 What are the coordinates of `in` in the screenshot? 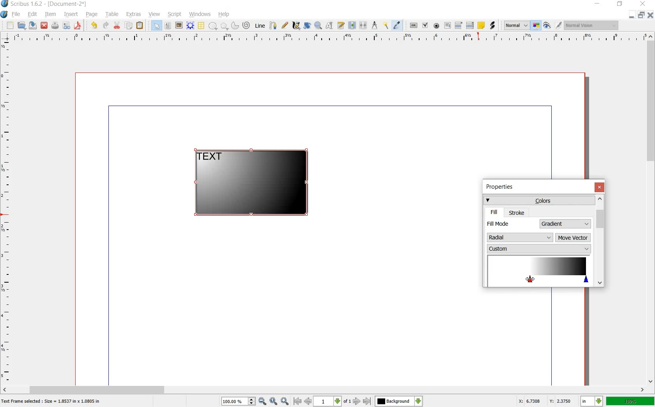 It's located at (592, 401).